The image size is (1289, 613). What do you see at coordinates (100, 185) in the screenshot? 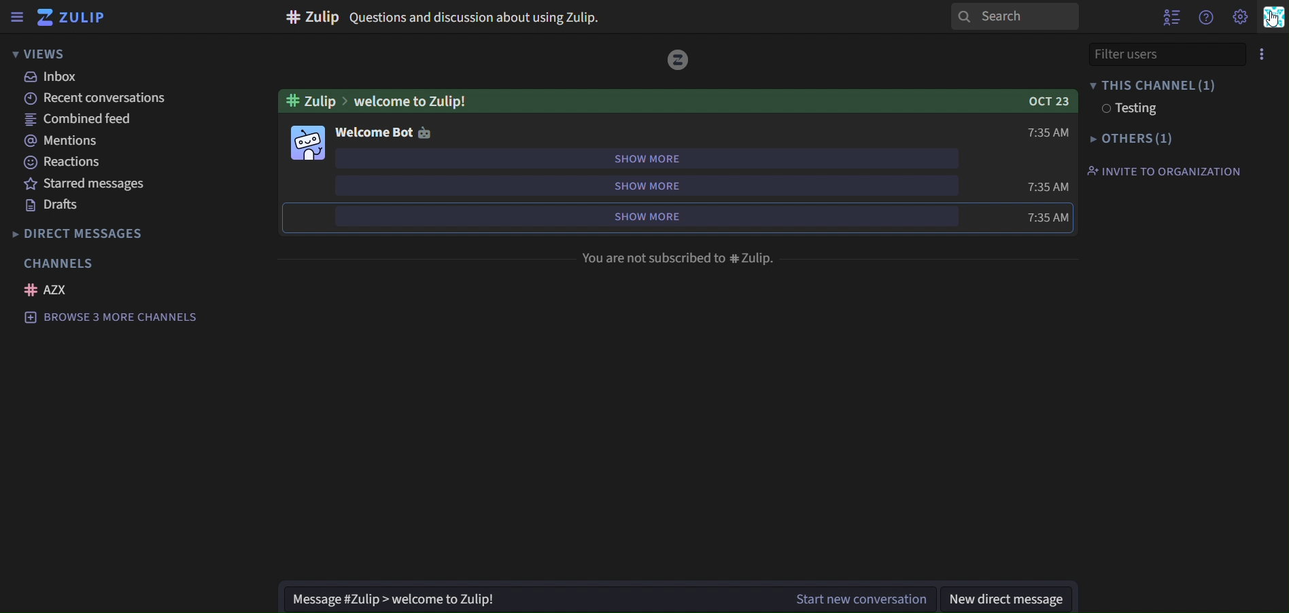
I see `starred messages` at bounding box center [100, 185].